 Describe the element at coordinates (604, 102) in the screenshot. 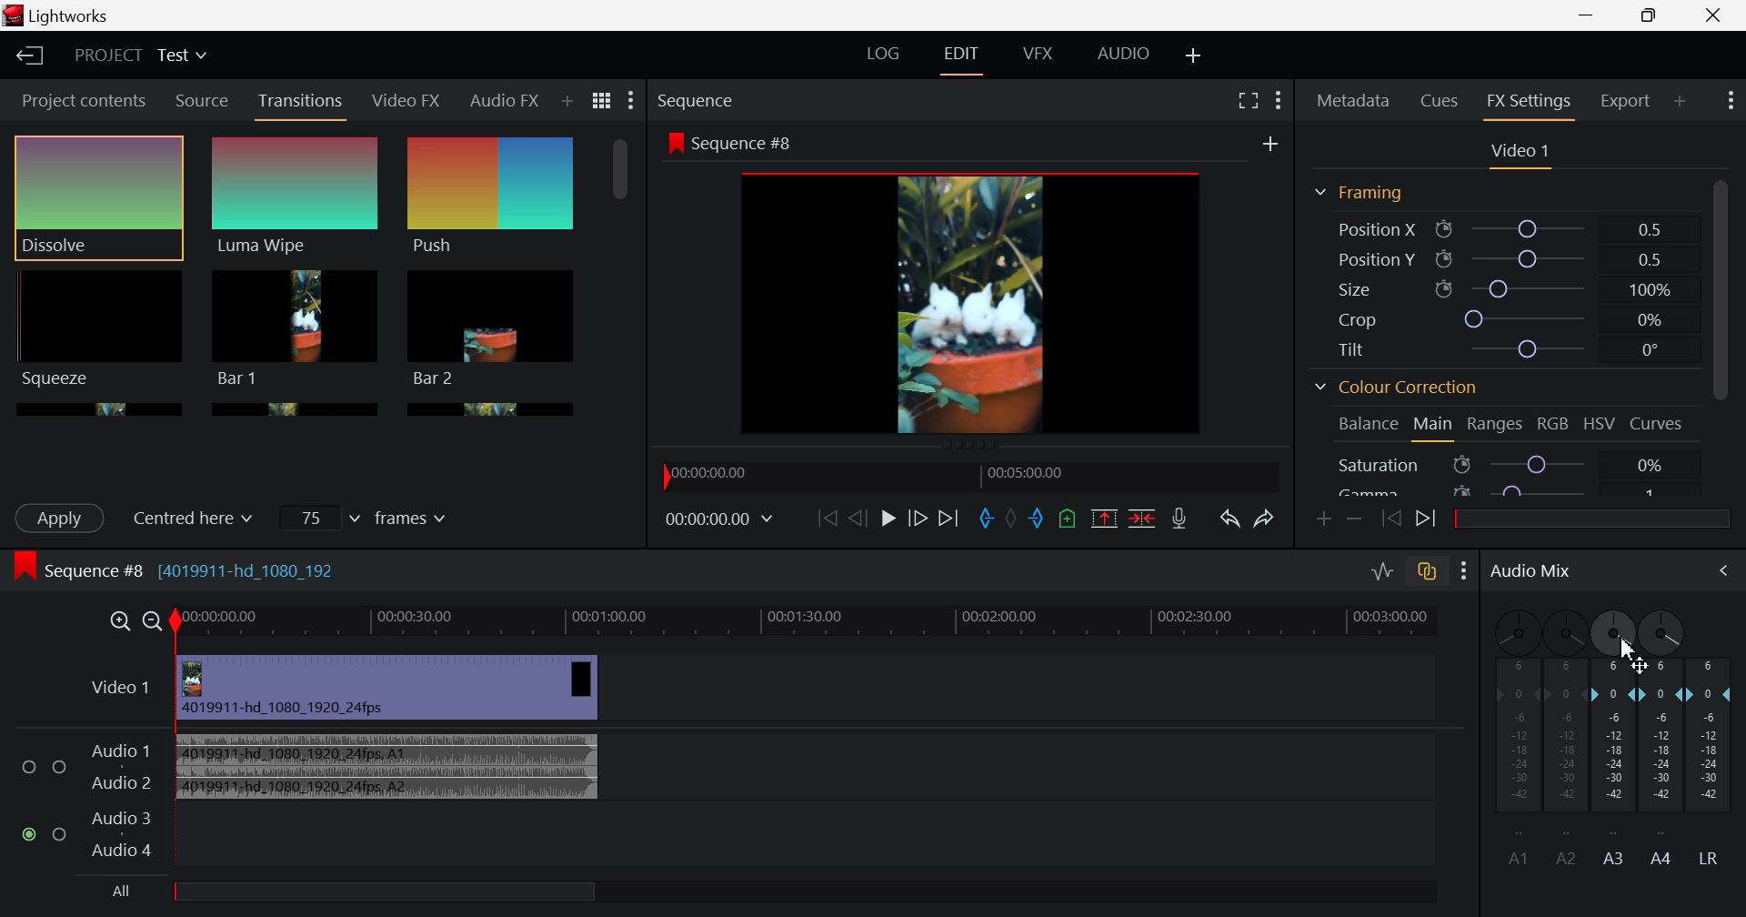

I see `Toggle list and title view` at that location.